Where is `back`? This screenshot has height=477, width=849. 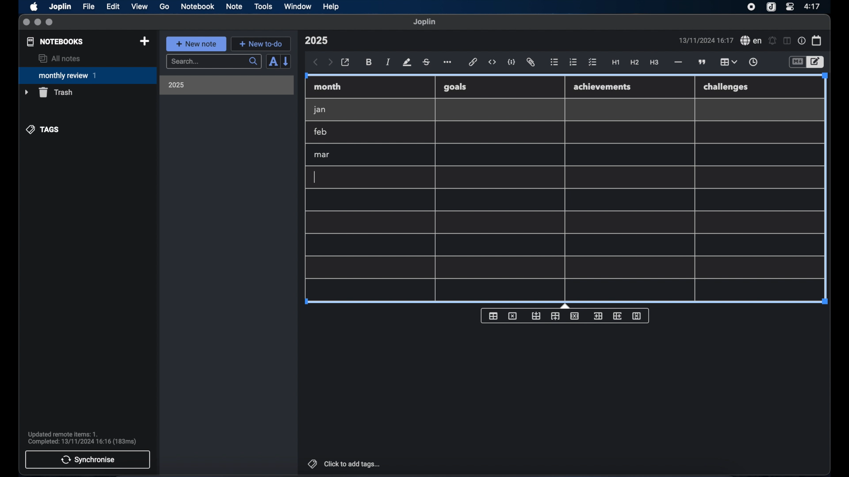 back is located at coordinates (316, 62).